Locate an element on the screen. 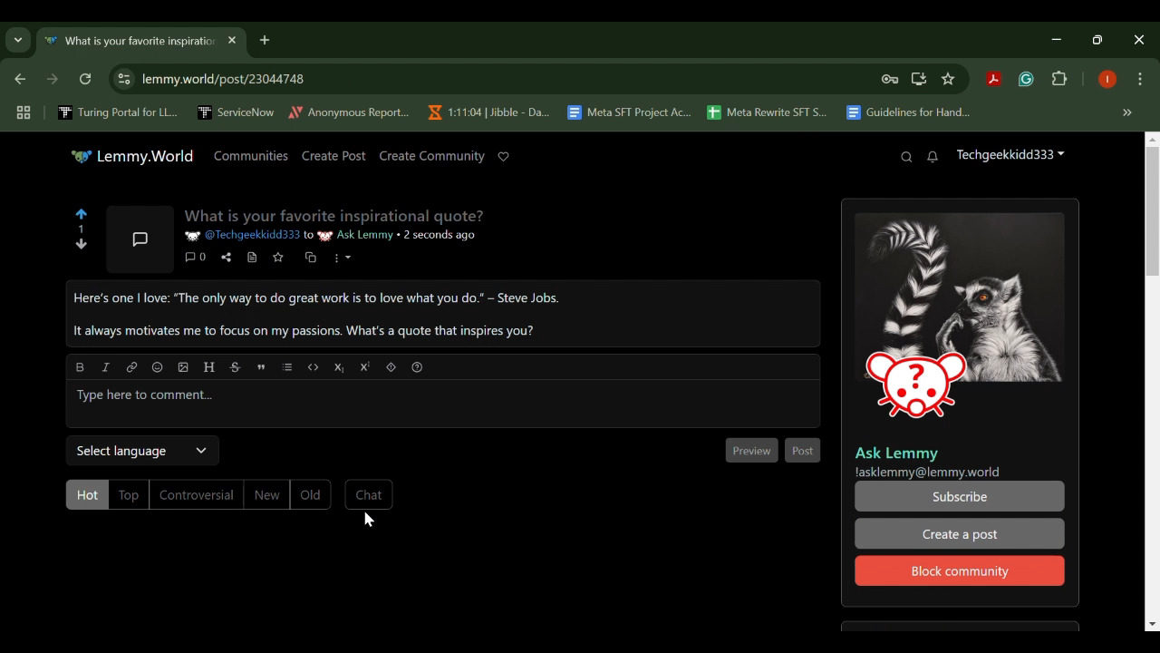 The image size is (1160, 653). emoji is located at coordinates (158, 367).